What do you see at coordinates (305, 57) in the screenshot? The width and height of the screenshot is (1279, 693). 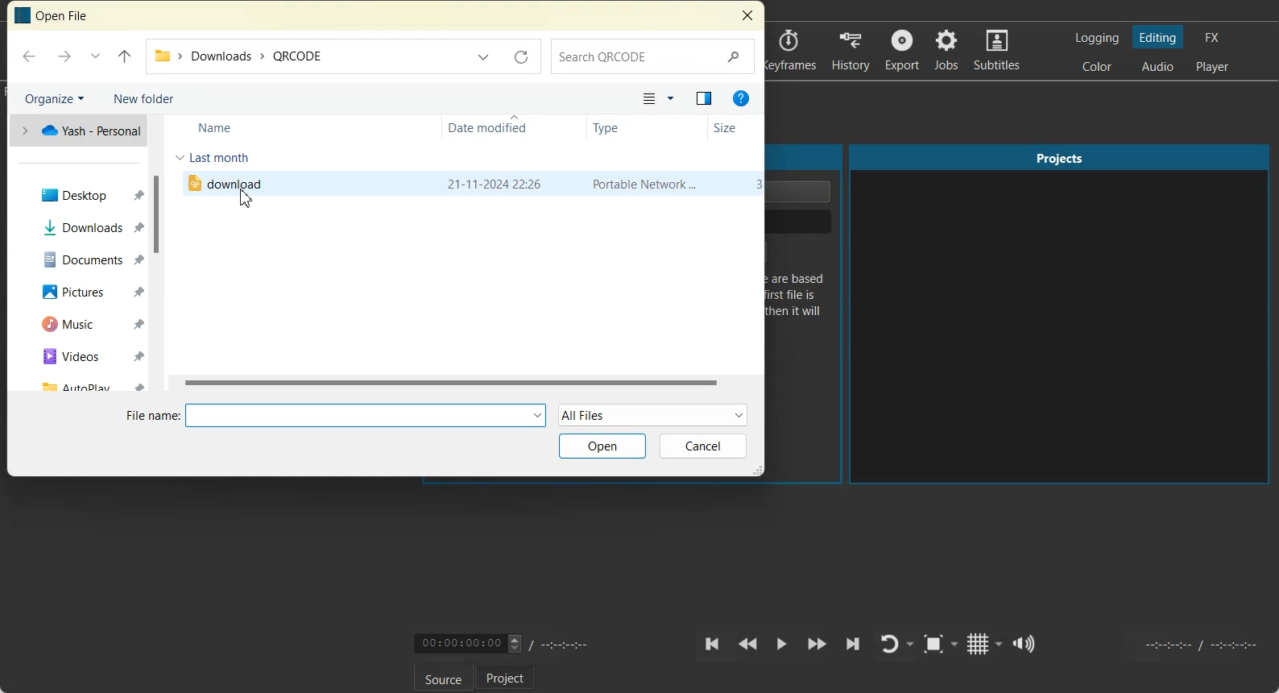 I see `File Path Address` at bounding box center [305, 57].